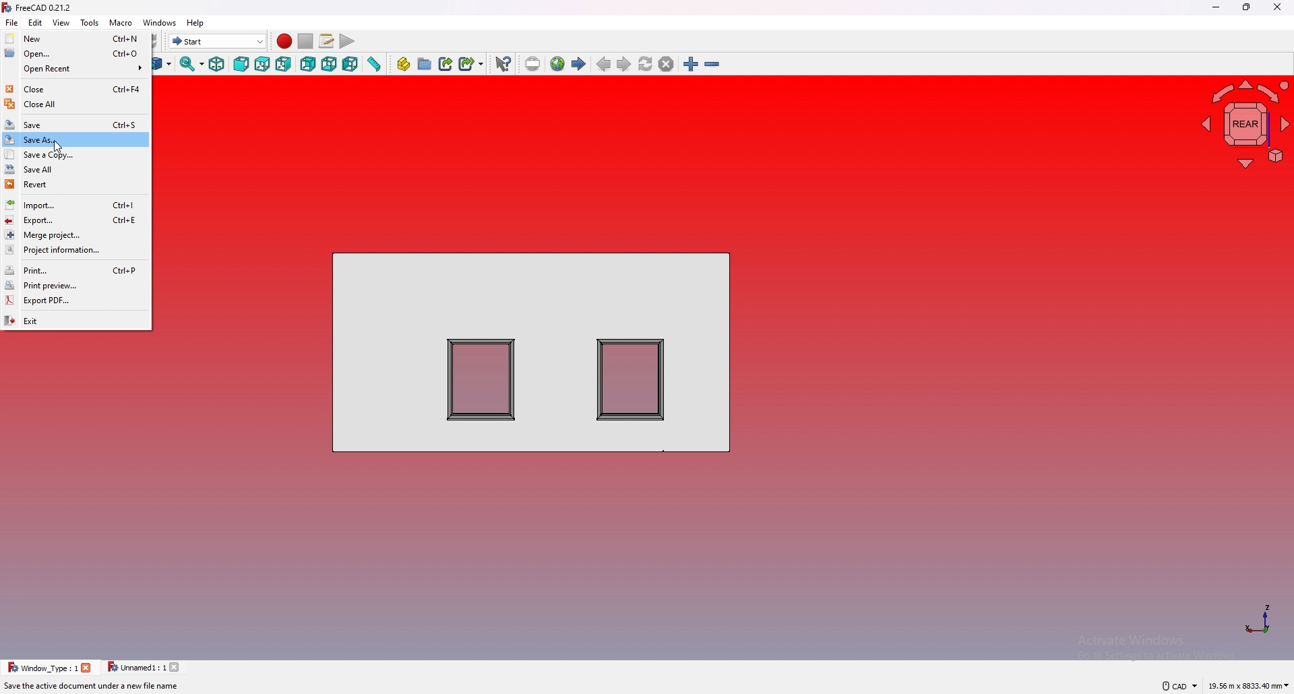 This screenshot has width=1294, height=694. What do you see at coordinates (192, 65) in the screenshot?
I see `sync view` at bounding box center [192, 65].